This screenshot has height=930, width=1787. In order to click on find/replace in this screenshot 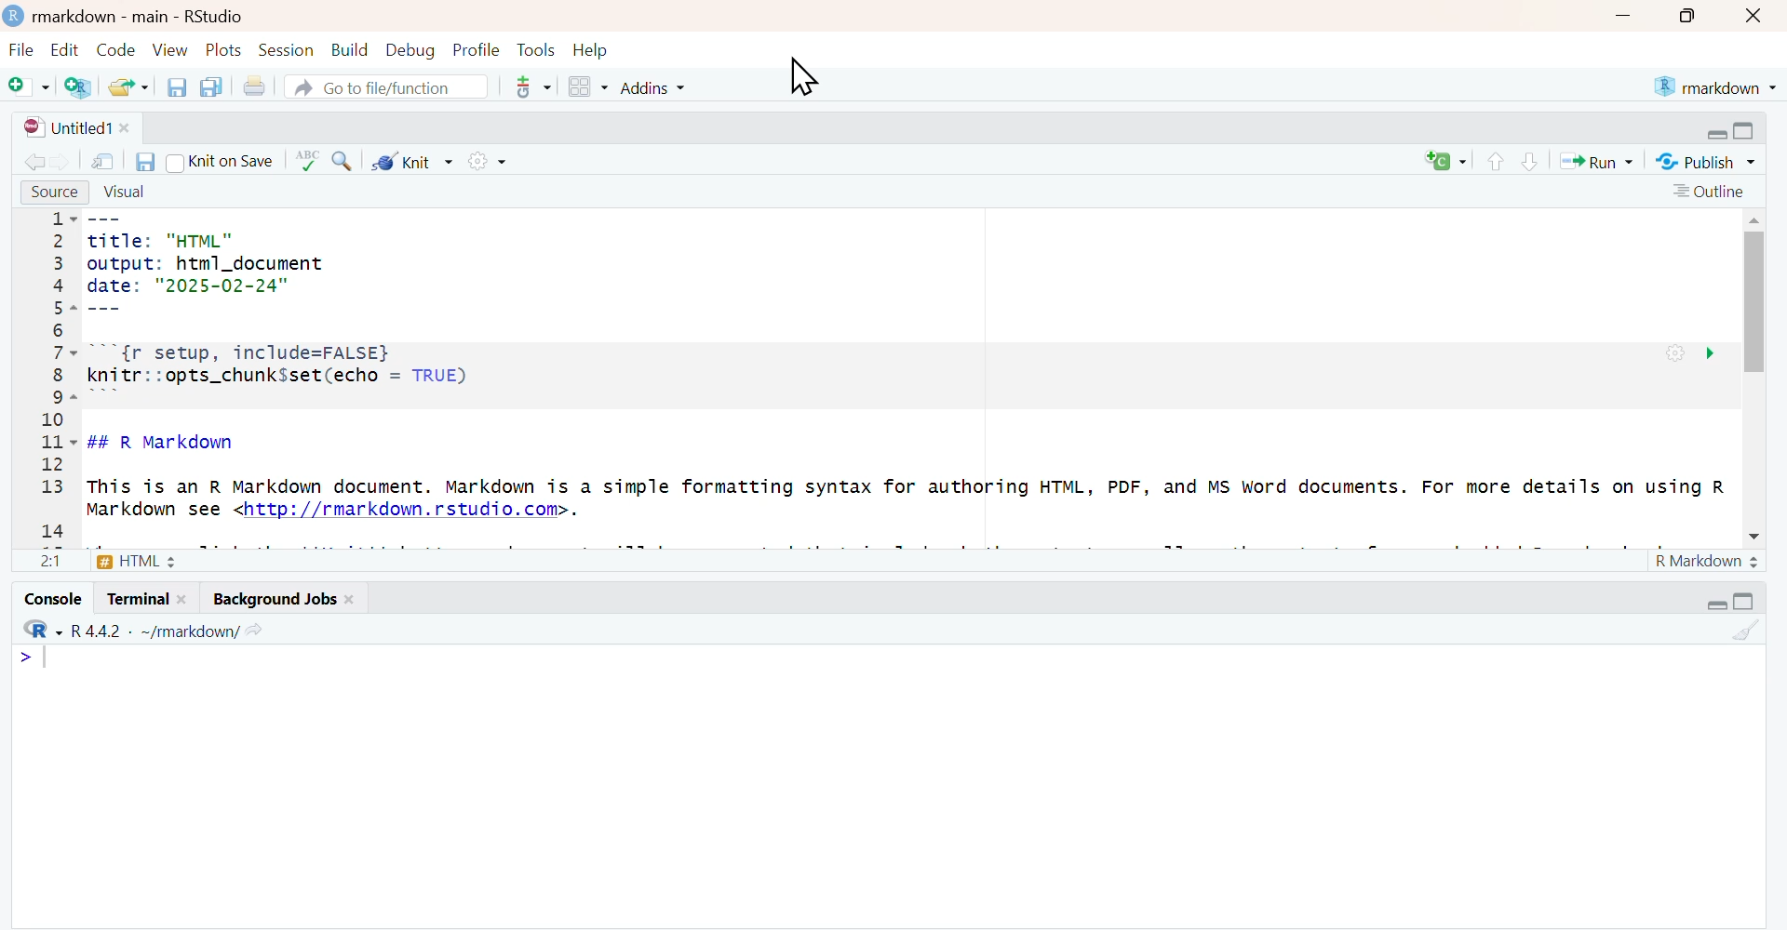, I will do `click(342, 161)`.